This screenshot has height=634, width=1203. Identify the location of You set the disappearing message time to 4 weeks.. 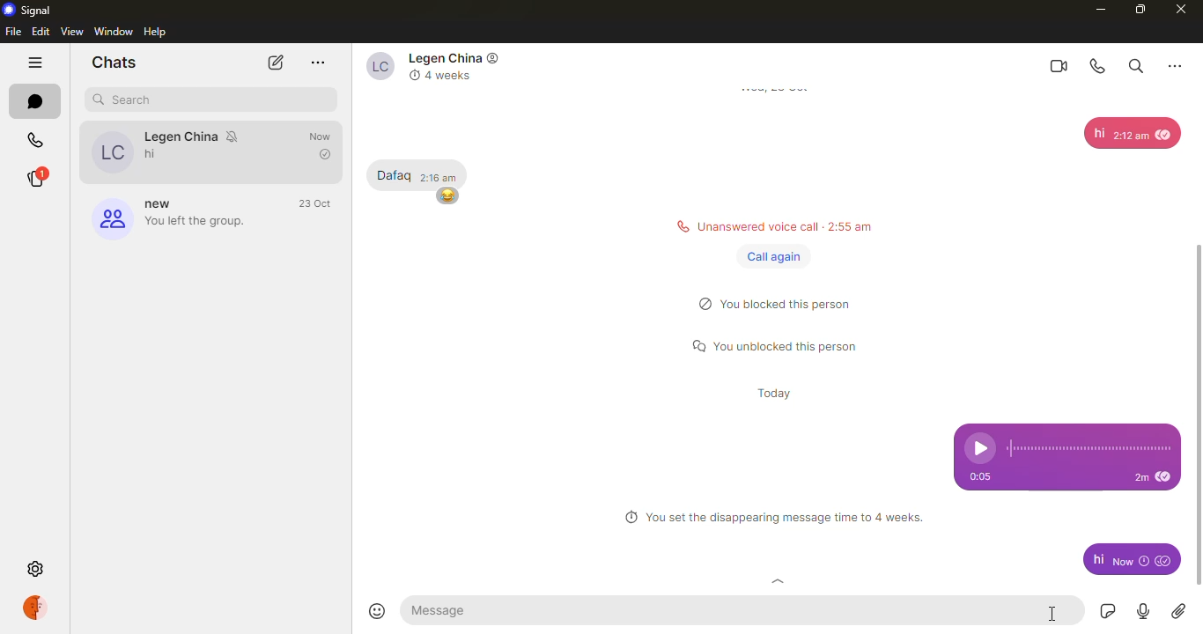
(773, 519).